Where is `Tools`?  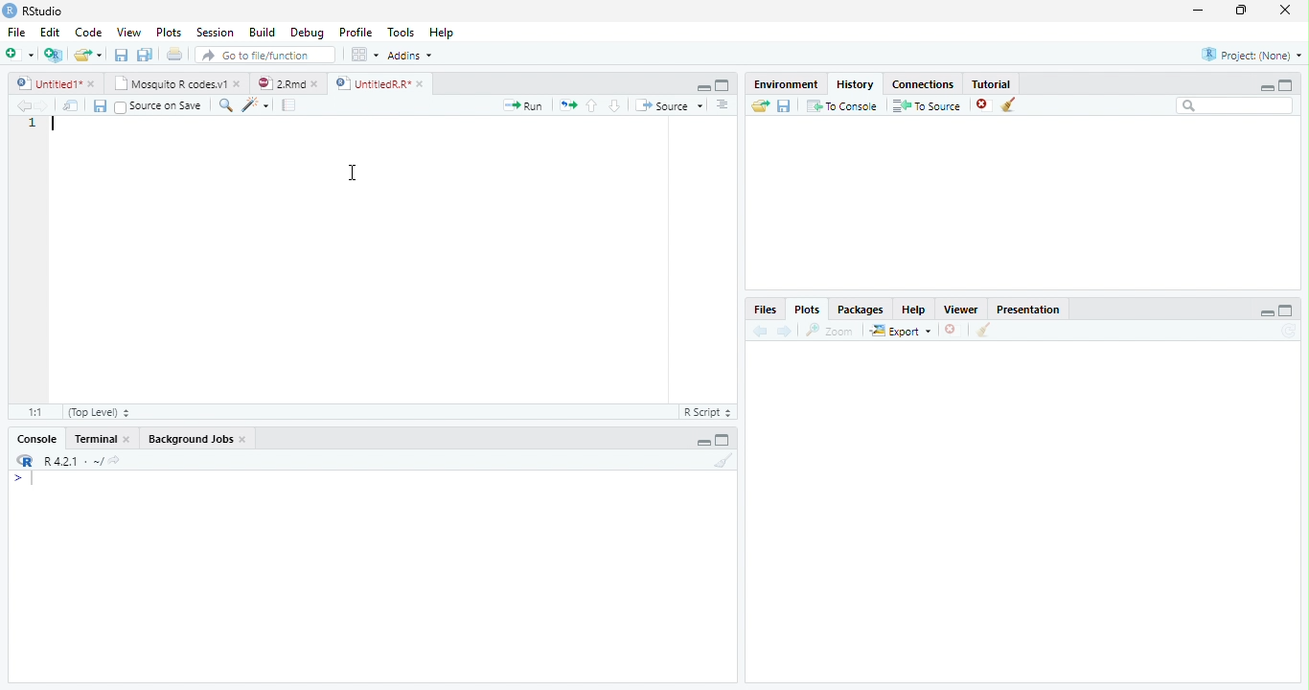 Tools is located at coordinates (402, 33).